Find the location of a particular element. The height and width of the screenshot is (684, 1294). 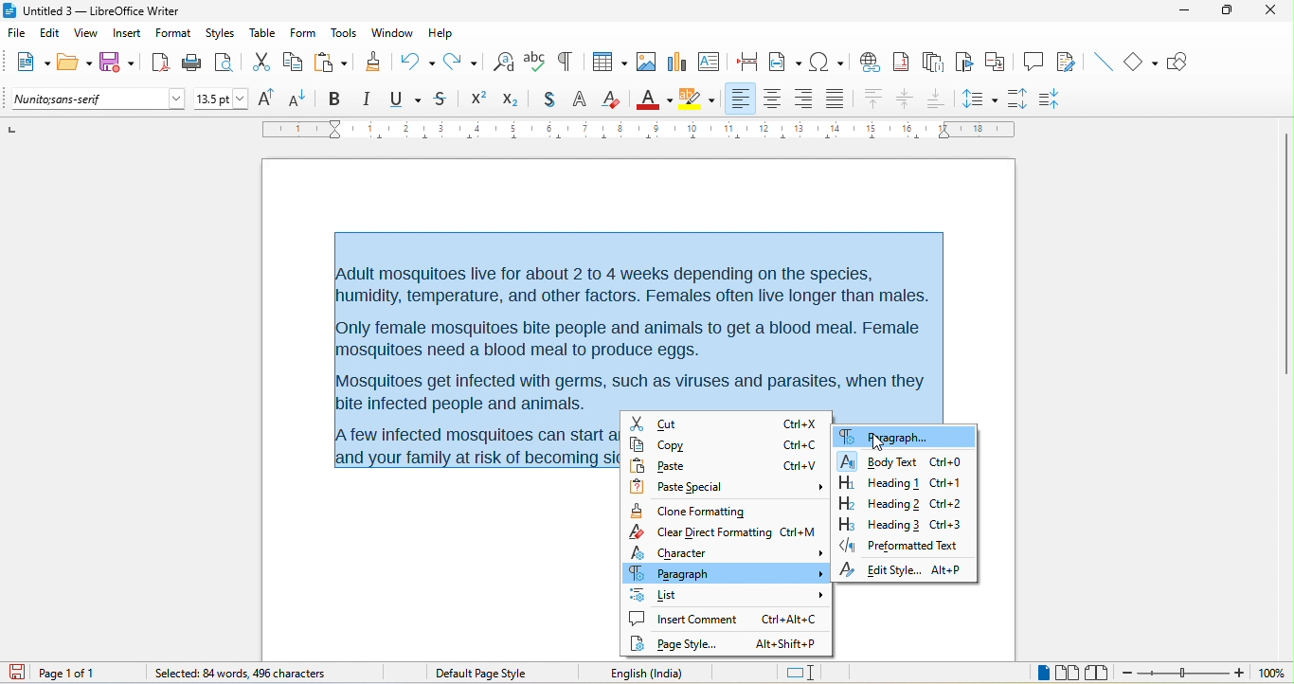

clear direct formatting is located at coordinates (701, 531).